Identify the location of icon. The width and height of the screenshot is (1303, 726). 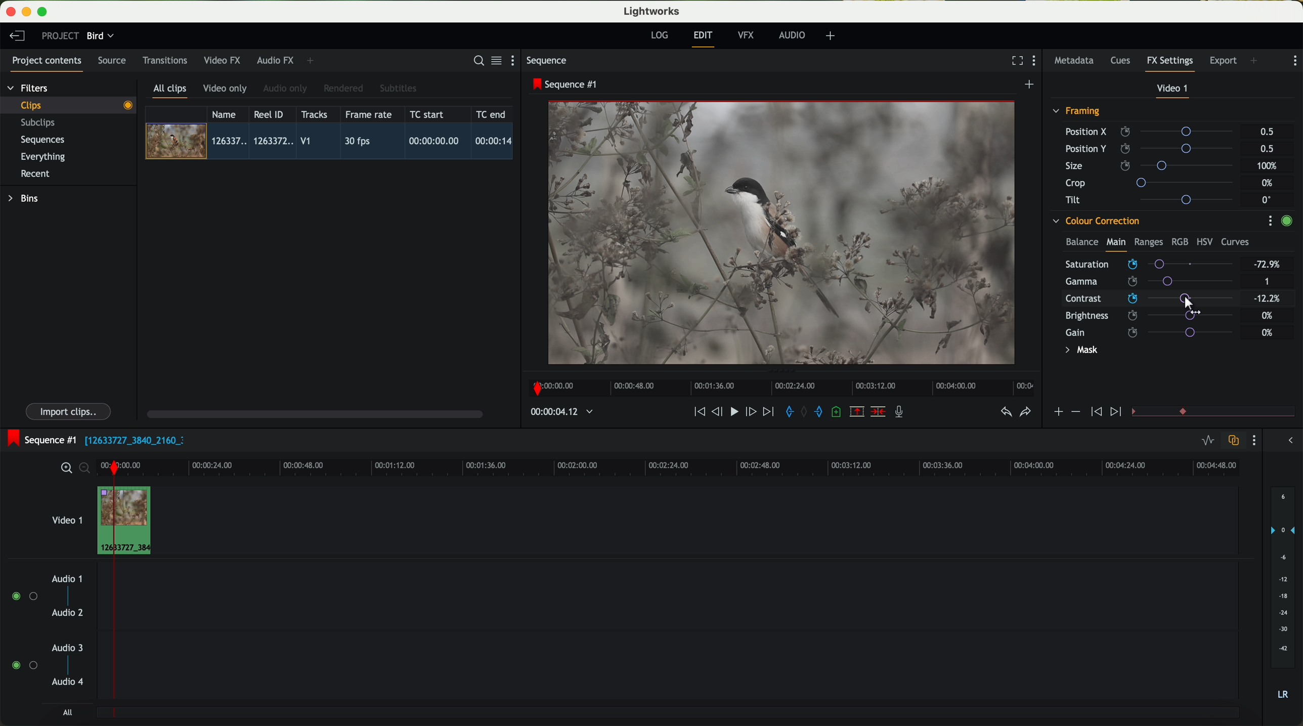
(1117, 412).